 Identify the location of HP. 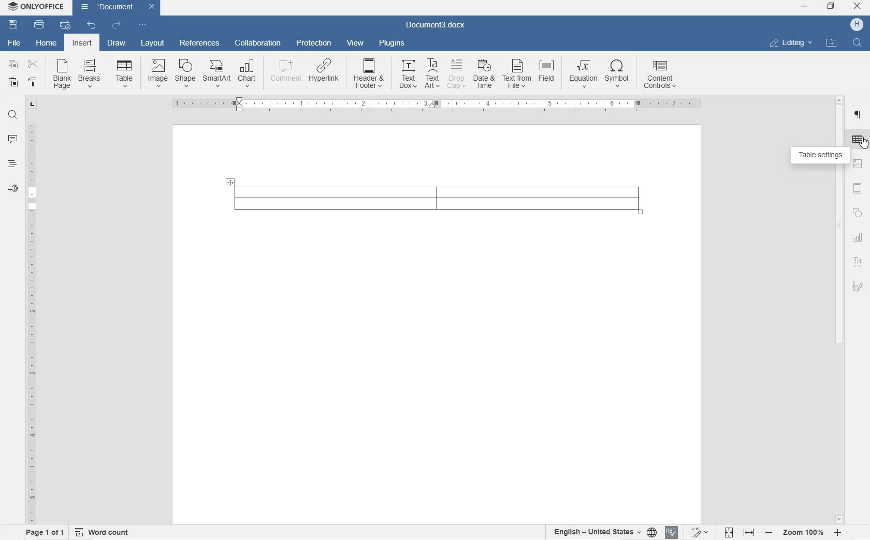
(857, 25).